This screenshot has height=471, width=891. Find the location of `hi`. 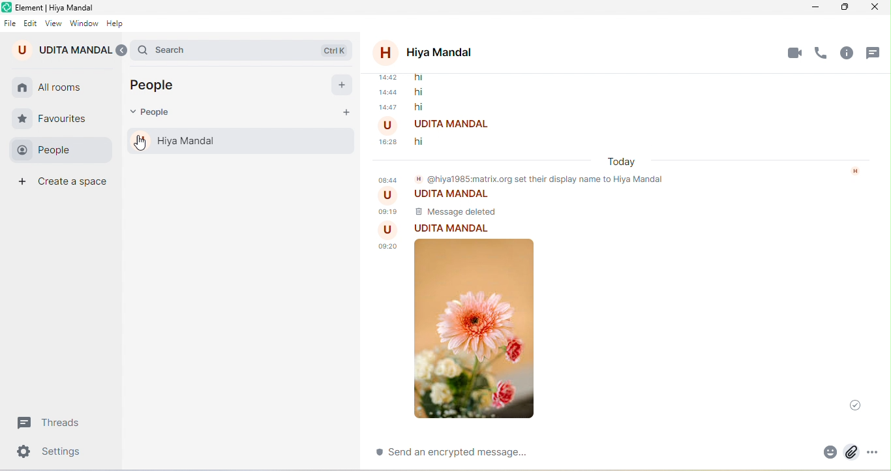

hi is located at coordinates (421, 107).